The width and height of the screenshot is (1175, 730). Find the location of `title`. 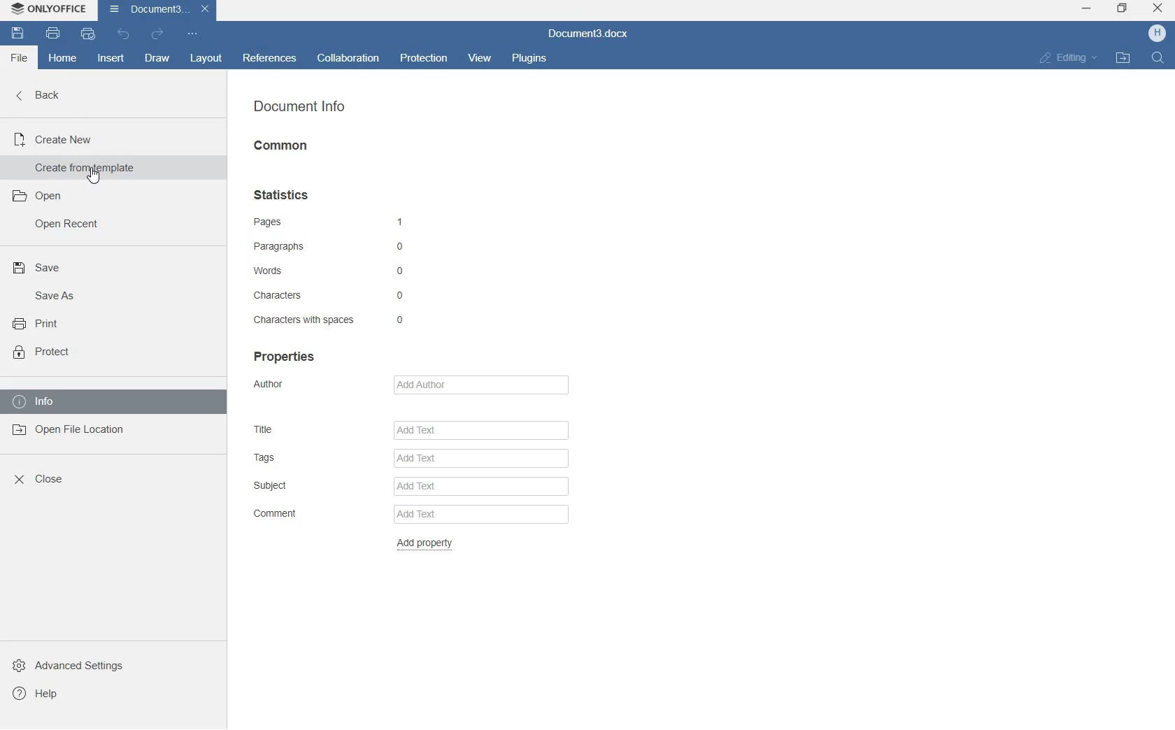

title is located at coordinates (279, 429).